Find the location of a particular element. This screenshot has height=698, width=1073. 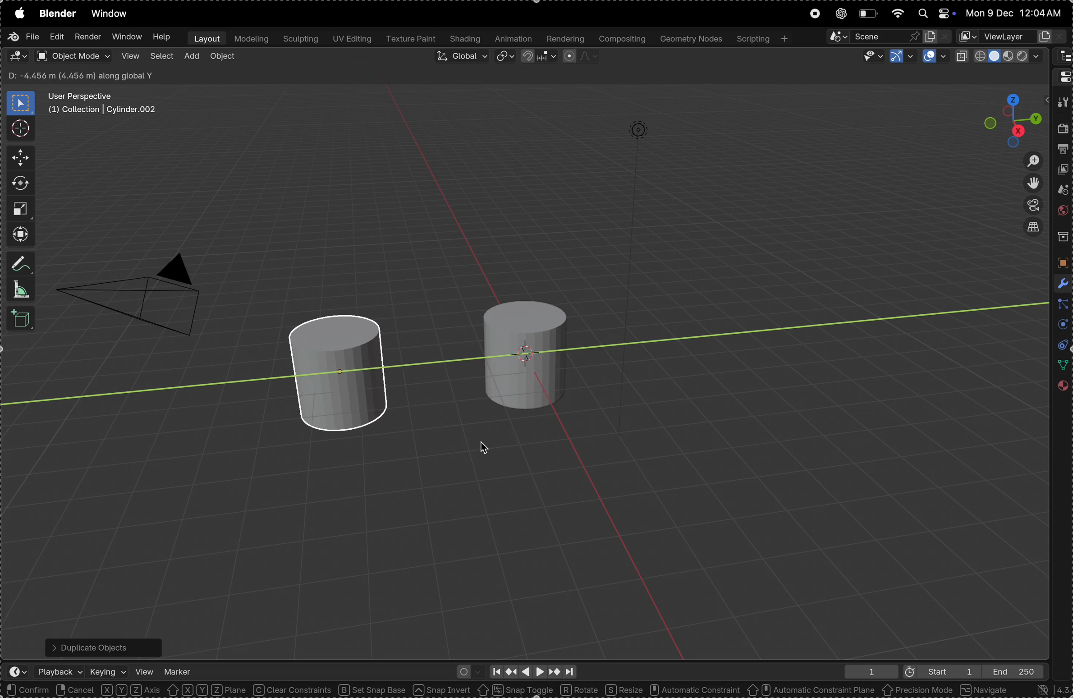

render is located at coordinates (87, 37).